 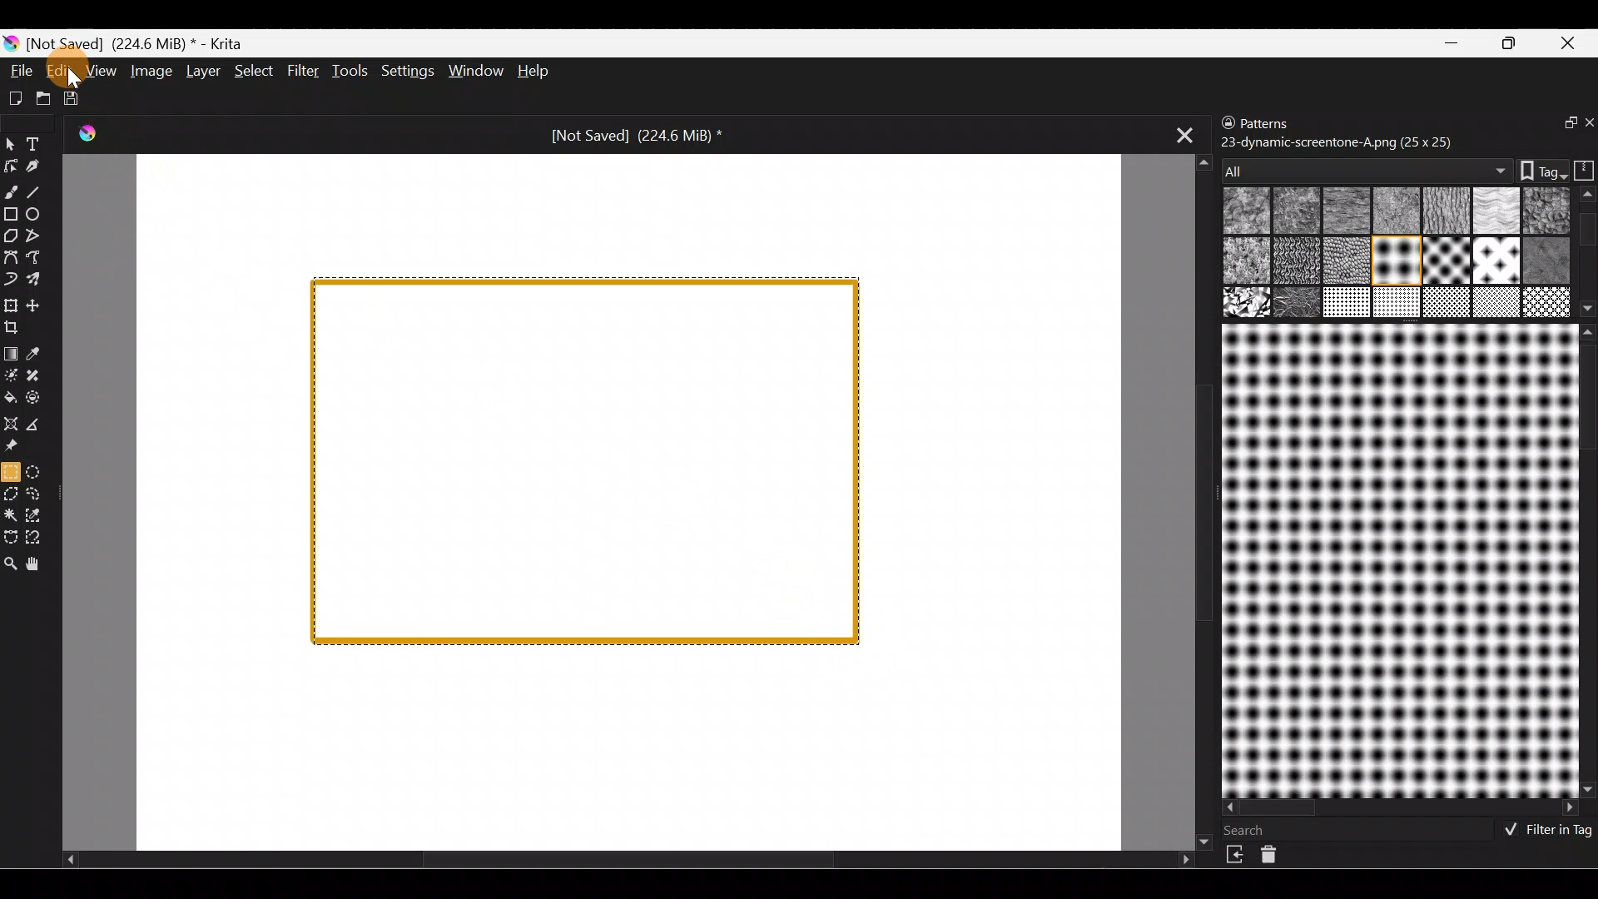 I want to click on Ellipse tool, so click(x=41, y=214).